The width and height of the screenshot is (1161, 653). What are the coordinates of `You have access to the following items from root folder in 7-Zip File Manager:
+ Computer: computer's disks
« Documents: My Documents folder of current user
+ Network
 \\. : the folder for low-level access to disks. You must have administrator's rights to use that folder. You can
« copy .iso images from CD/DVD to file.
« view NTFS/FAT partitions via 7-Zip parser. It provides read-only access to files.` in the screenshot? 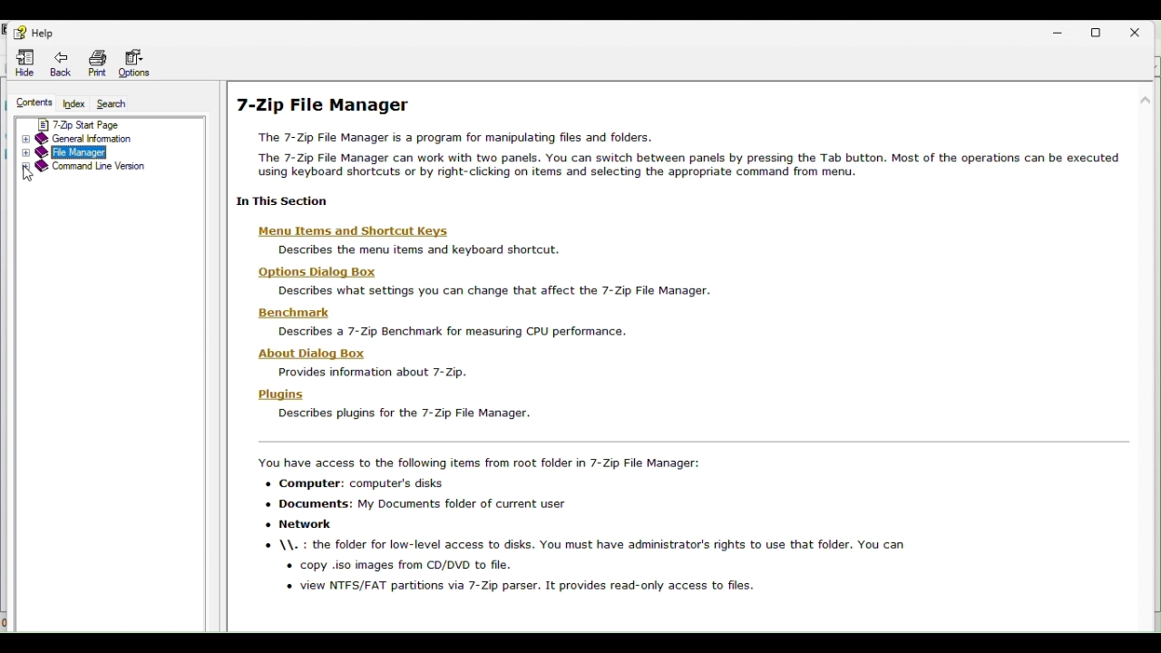 It's located at (578, 527).